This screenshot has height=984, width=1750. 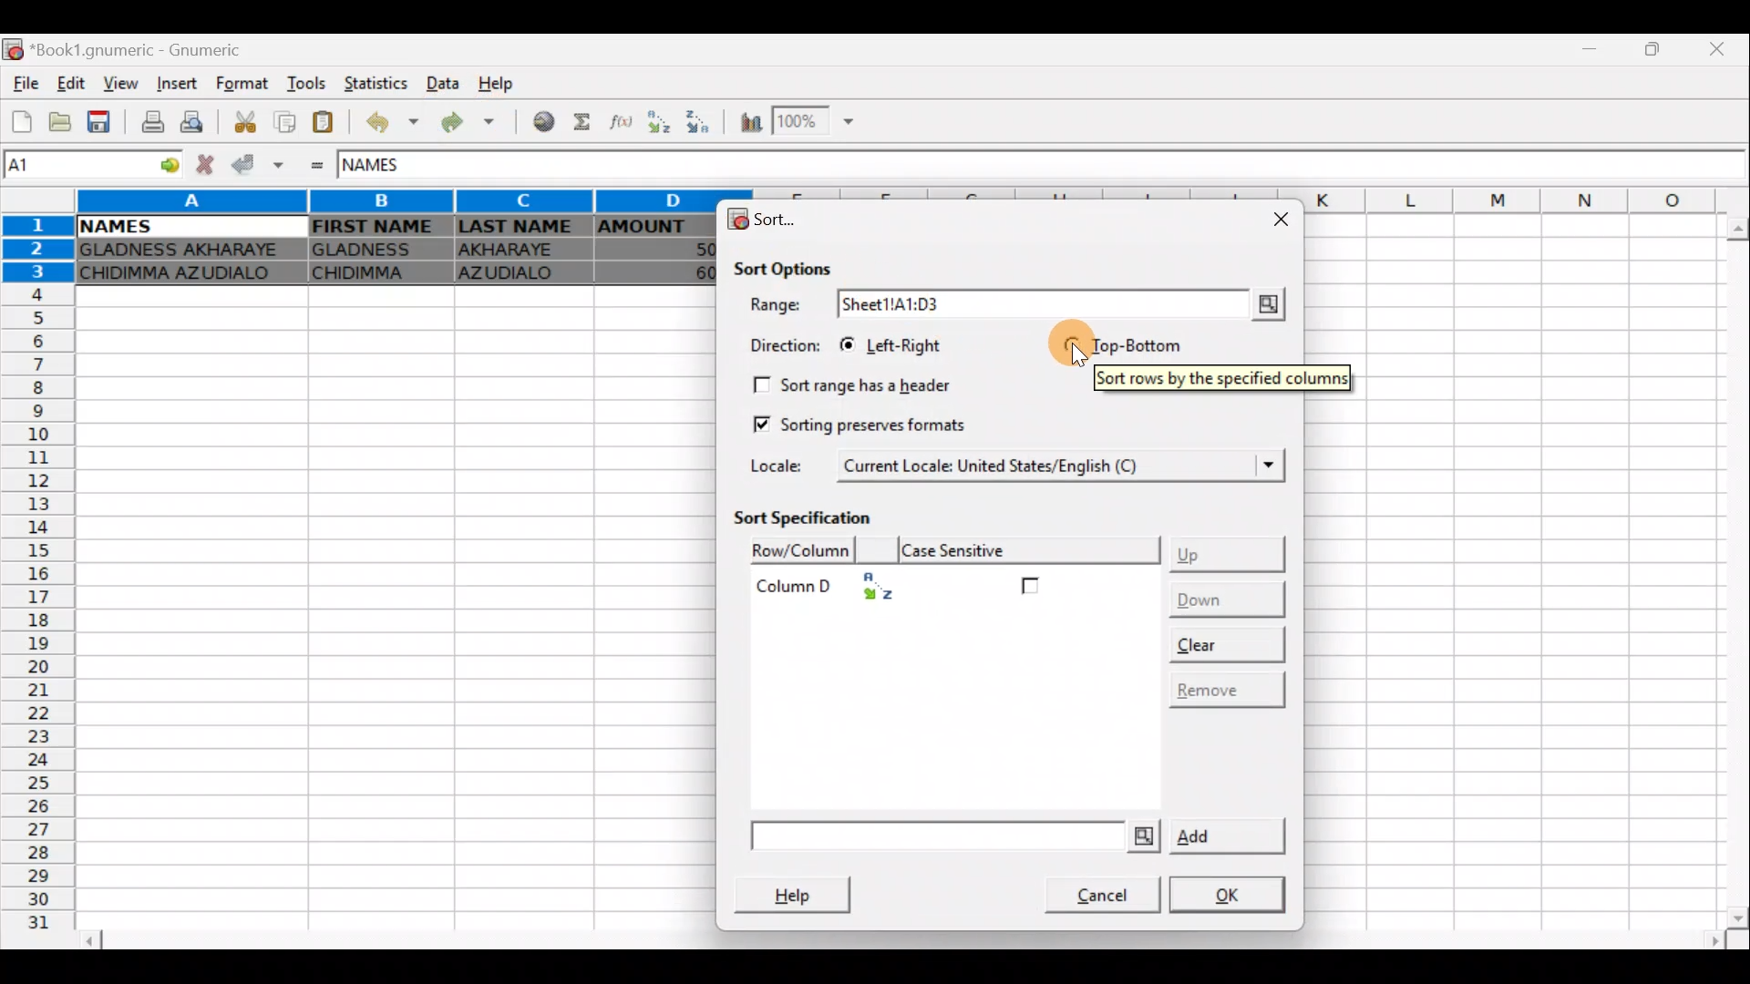 I want to click on Up, so click(x=1226, y=548).